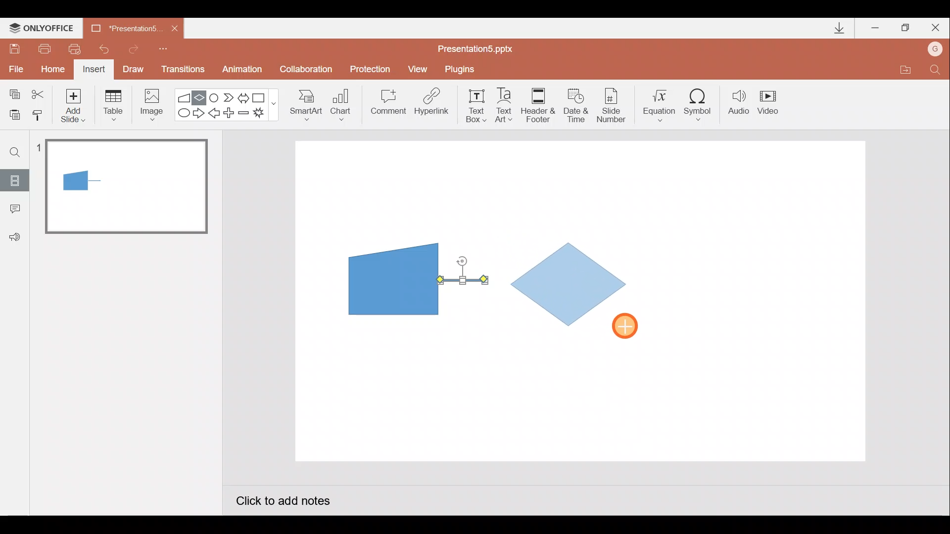 The image size is (950, 534). Describe the element at coordinates (128, 286) in the screenshot. I see `Slide pane` at that location.